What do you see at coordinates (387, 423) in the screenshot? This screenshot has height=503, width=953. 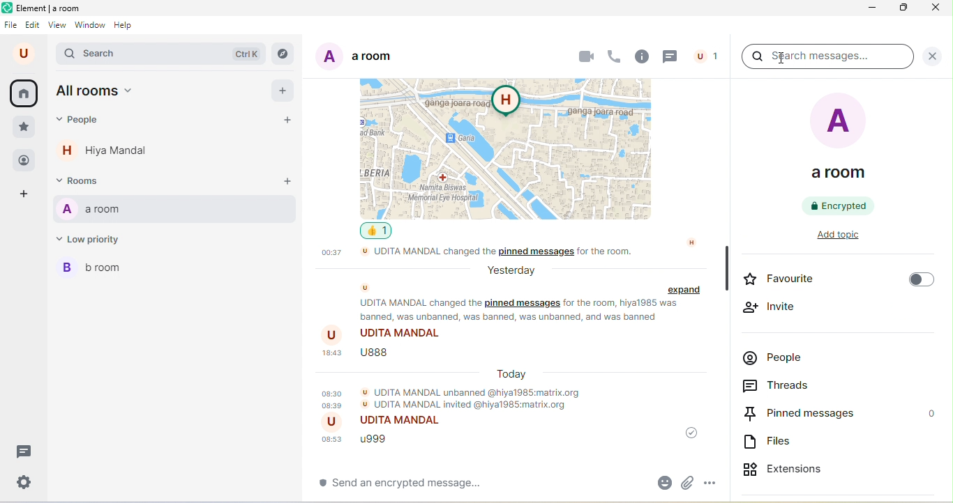 I see `udita mandal` at bounding box center [387, 423].